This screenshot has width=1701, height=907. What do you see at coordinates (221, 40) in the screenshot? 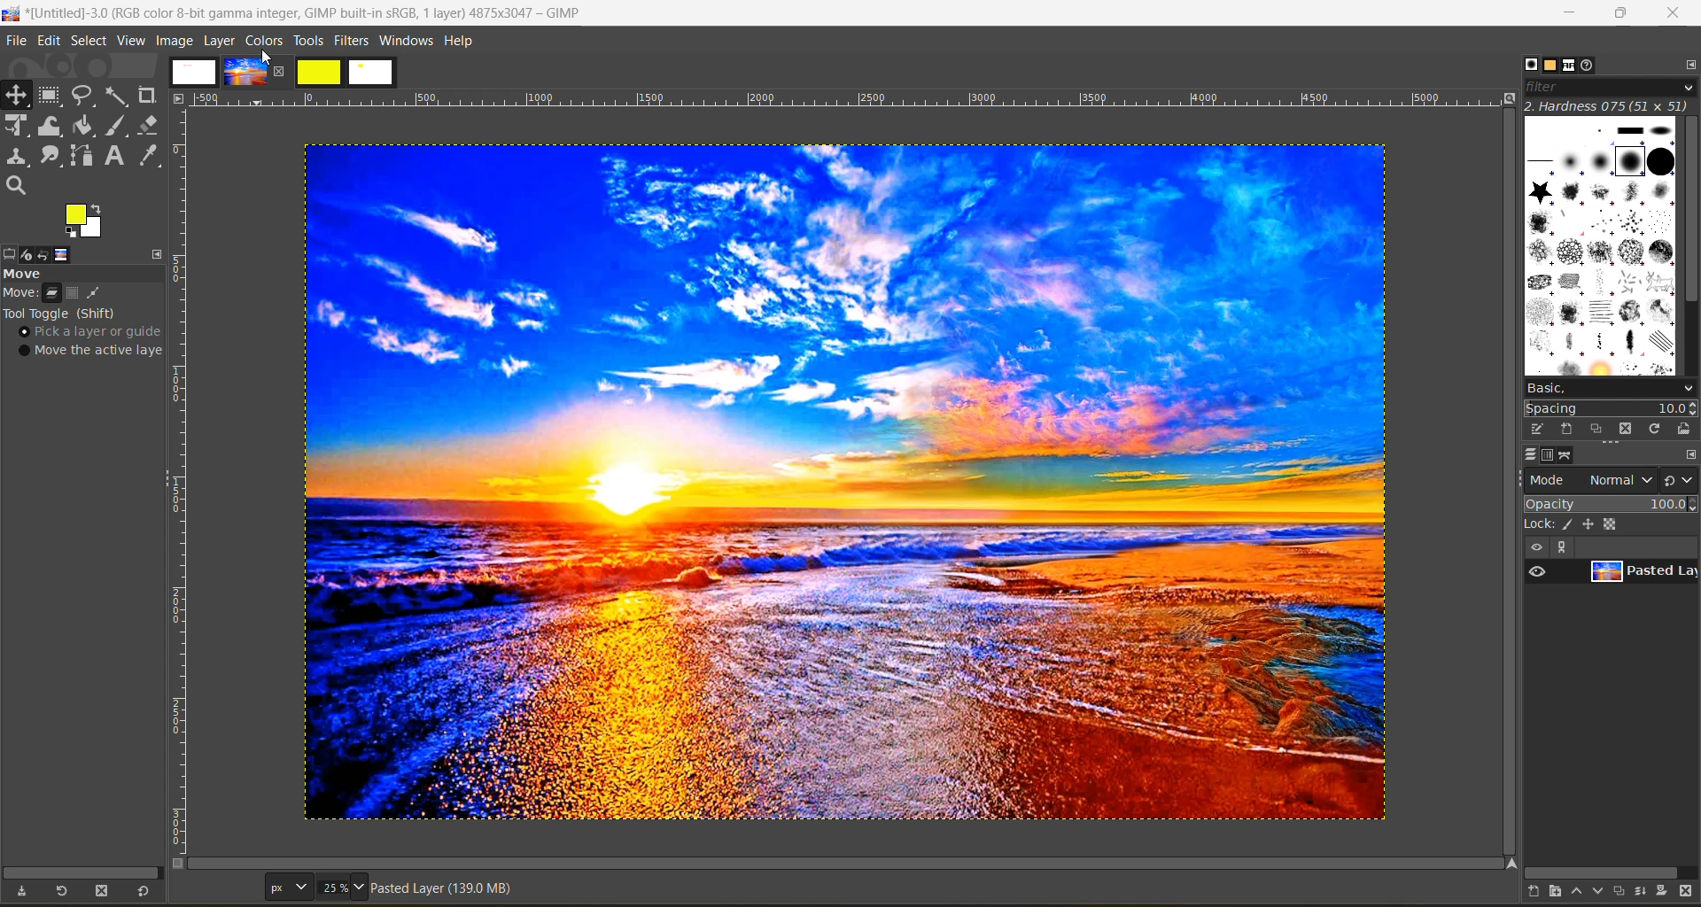
I see `layer` at bounding box center [221, 40].